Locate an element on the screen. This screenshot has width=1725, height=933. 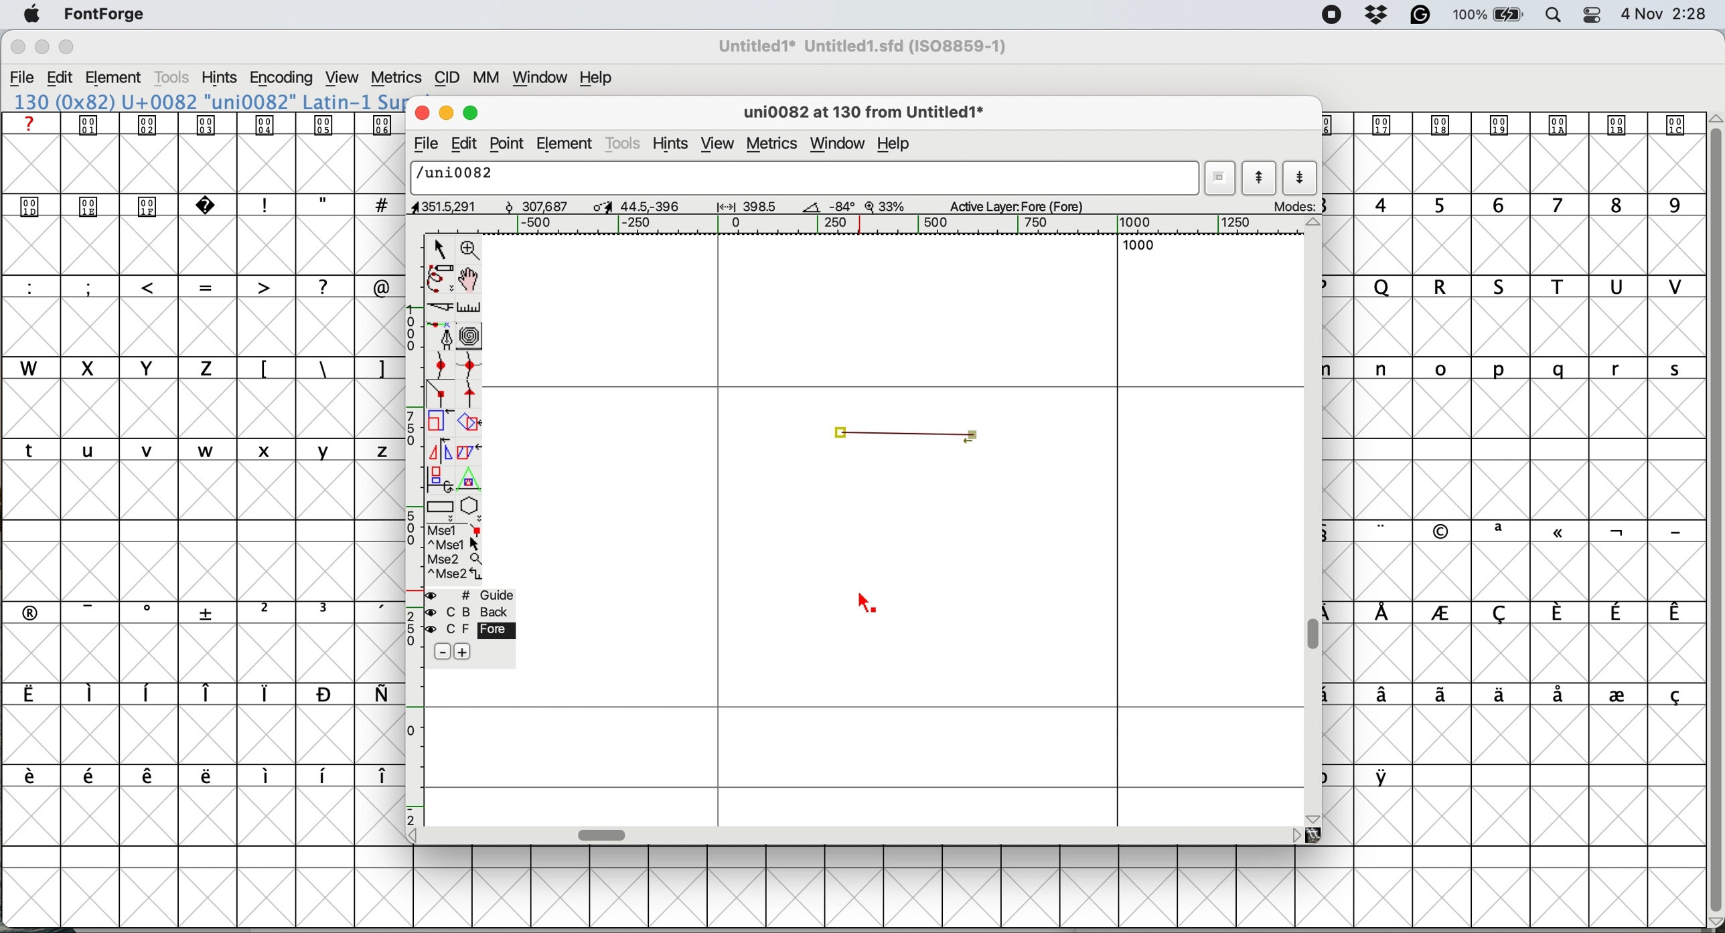
metrics is located at coordinates (774, 146).